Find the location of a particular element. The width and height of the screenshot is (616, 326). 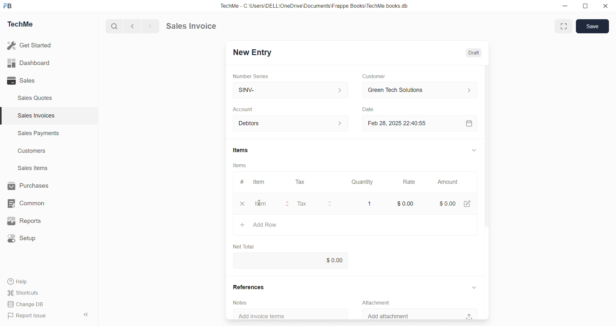

Rate is located at coordinates (410, 182).